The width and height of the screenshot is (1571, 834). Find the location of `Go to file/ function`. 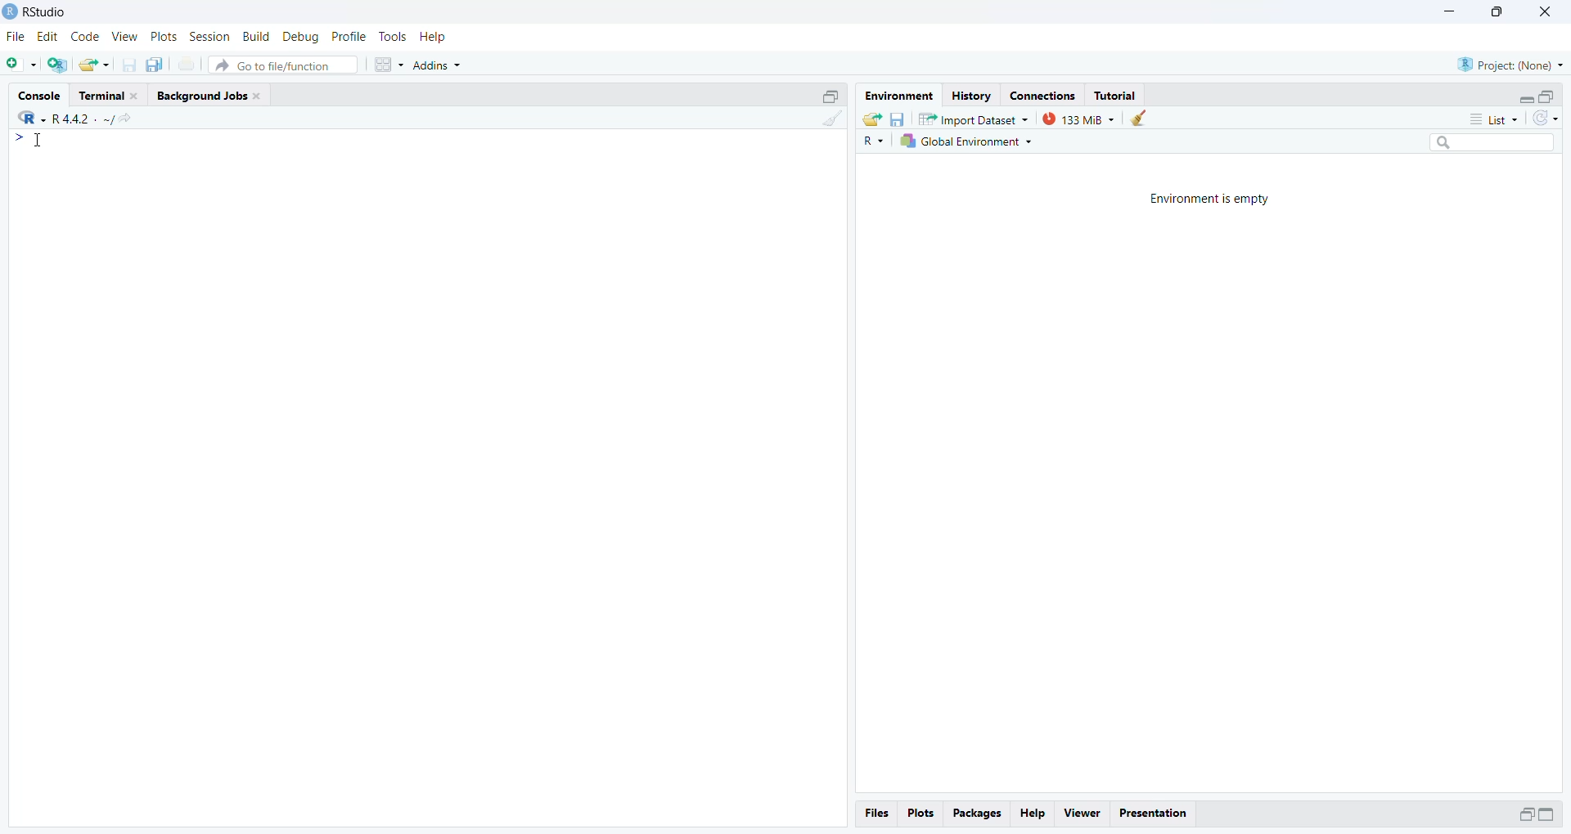

Go to file/ function is located at coordinates (281, 66).